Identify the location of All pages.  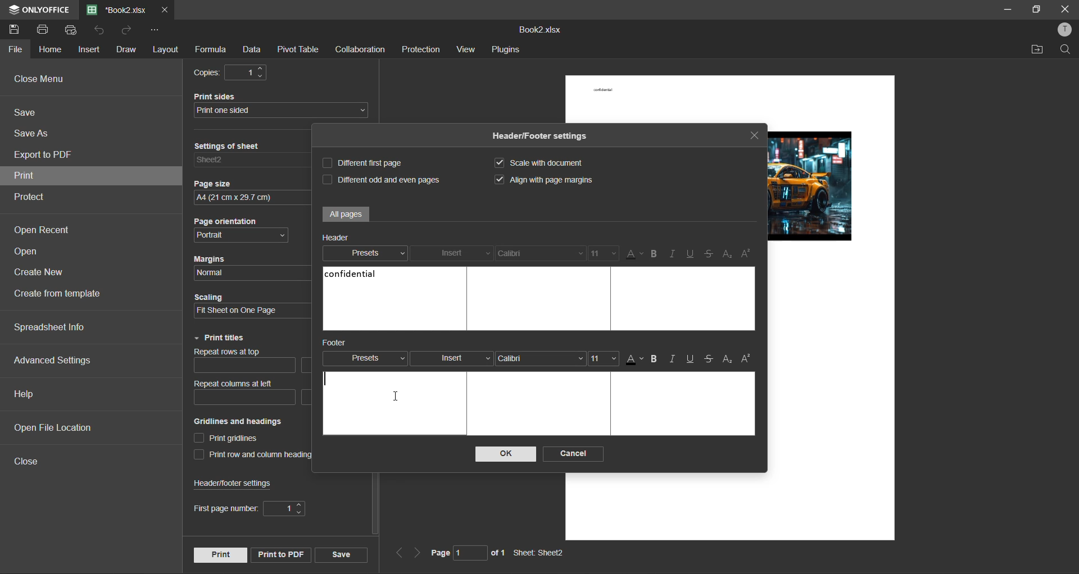
(346, 216).